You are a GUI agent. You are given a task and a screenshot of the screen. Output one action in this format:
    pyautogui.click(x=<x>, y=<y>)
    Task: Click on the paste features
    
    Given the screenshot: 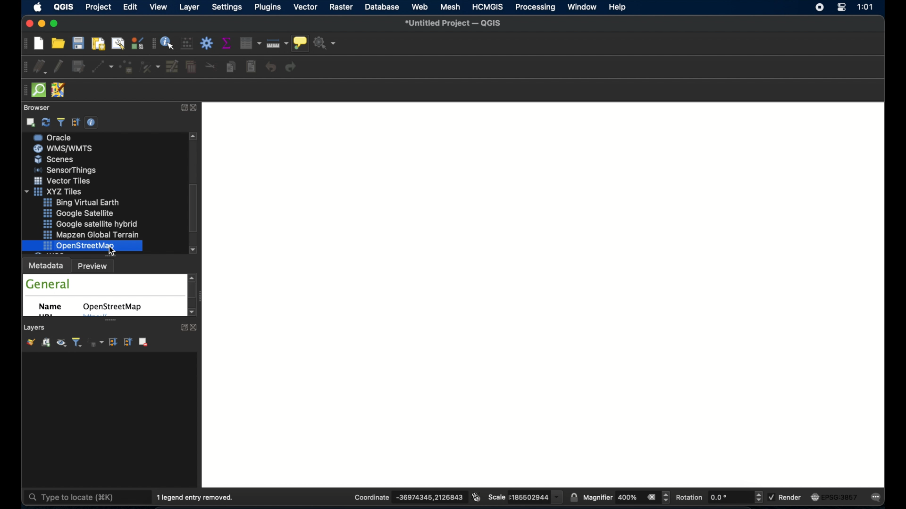 What is the action you would take?
    pyautogui.click(x=251, y=67)
    